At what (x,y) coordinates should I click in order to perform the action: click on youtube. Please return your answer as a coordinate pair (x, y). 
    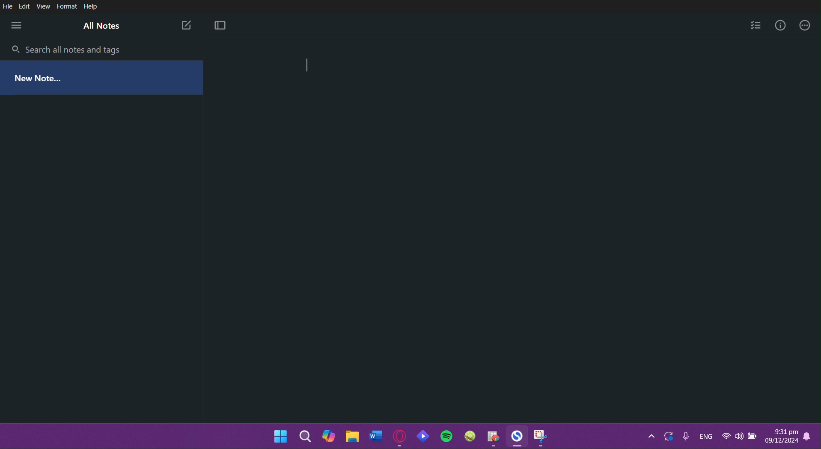
    Looking at the image, I should click on (424, 438).